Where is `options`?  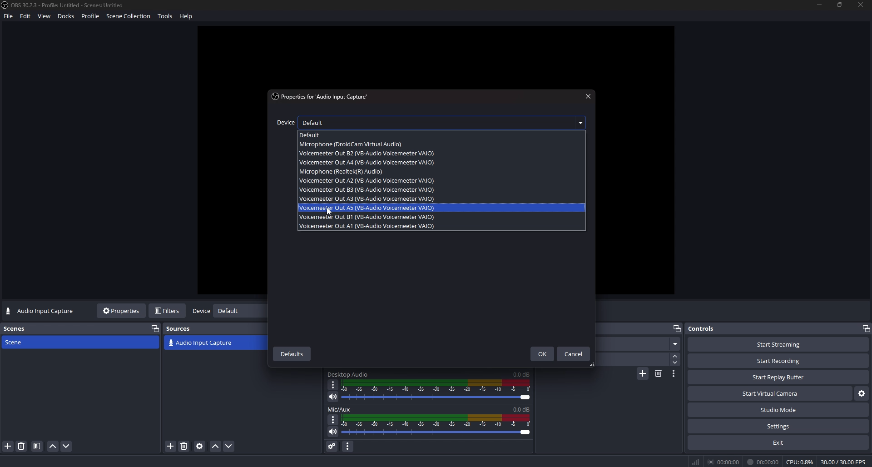 options is located at coordinates (332, 419).